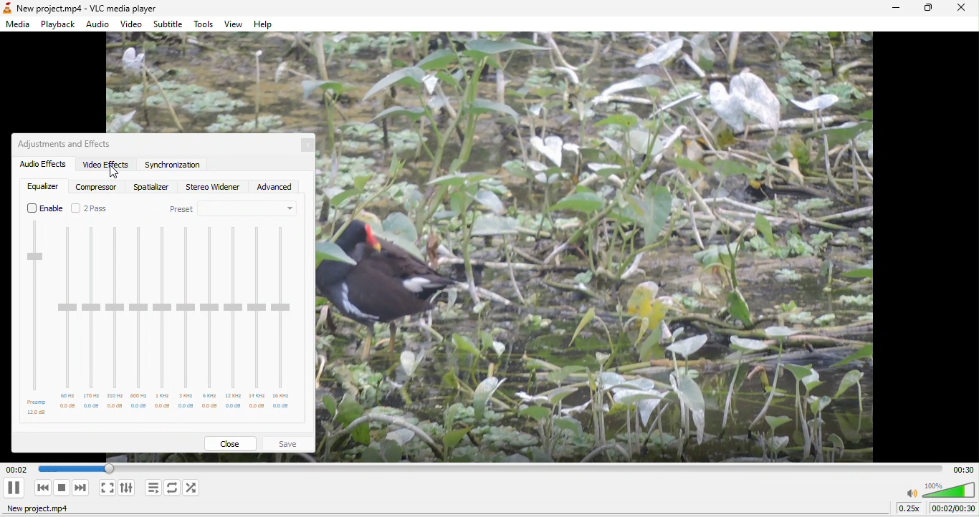 This screenshot has height=517, width=979. What do you see at coordinates (113, 174) in the screenshot?
I see `cursor movement` at bounding box center [113, 174].